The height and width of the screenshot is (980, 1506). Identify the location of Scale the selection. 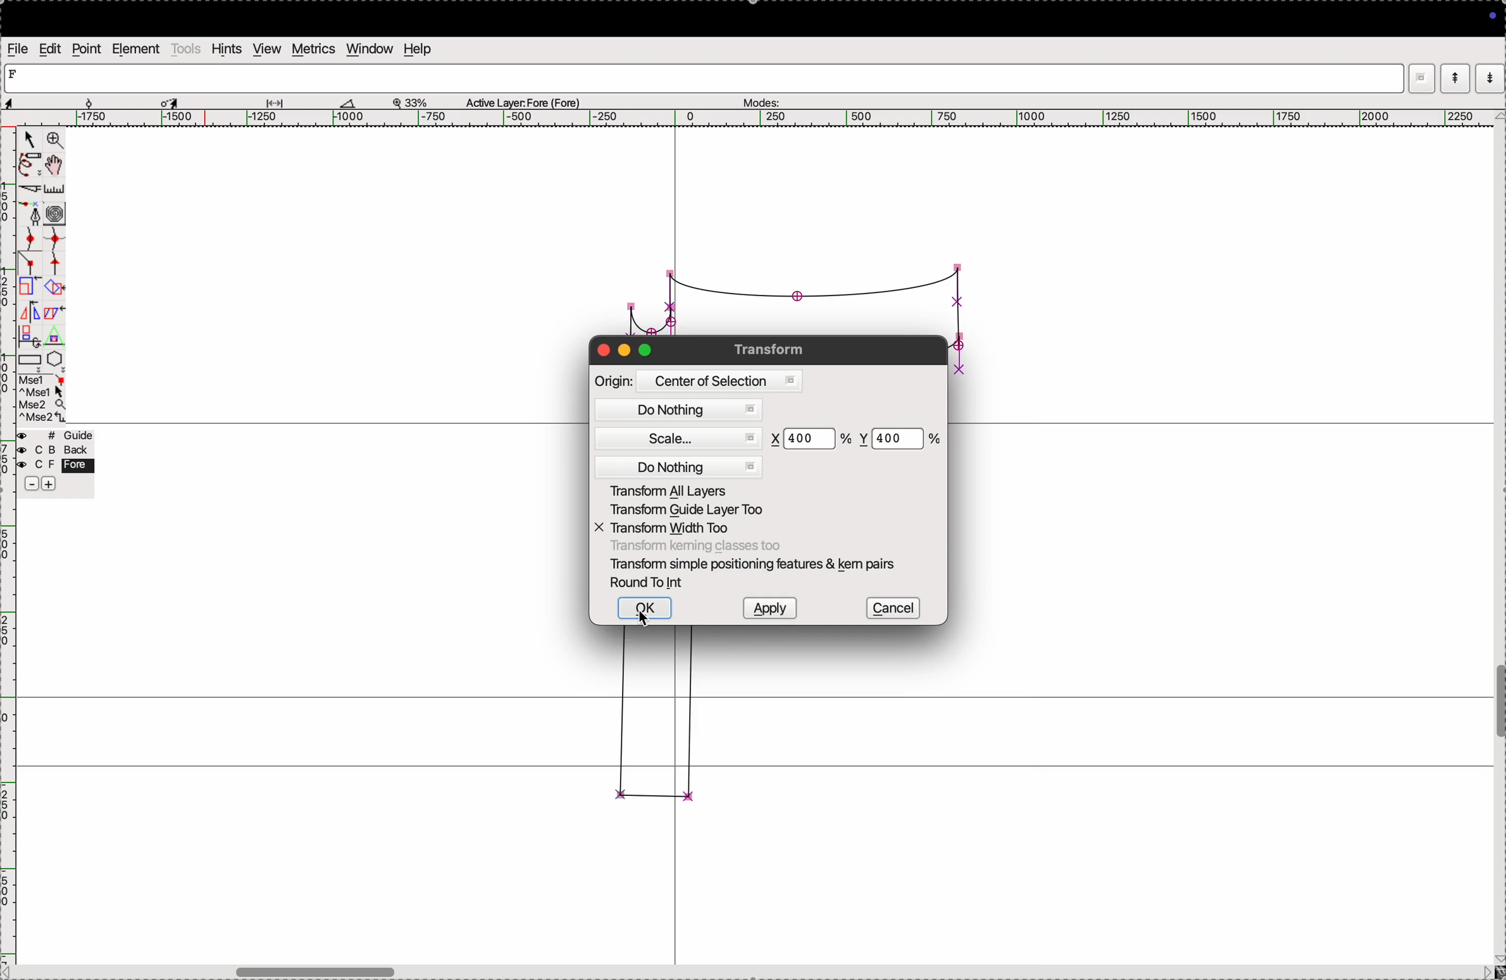
(30, 290).